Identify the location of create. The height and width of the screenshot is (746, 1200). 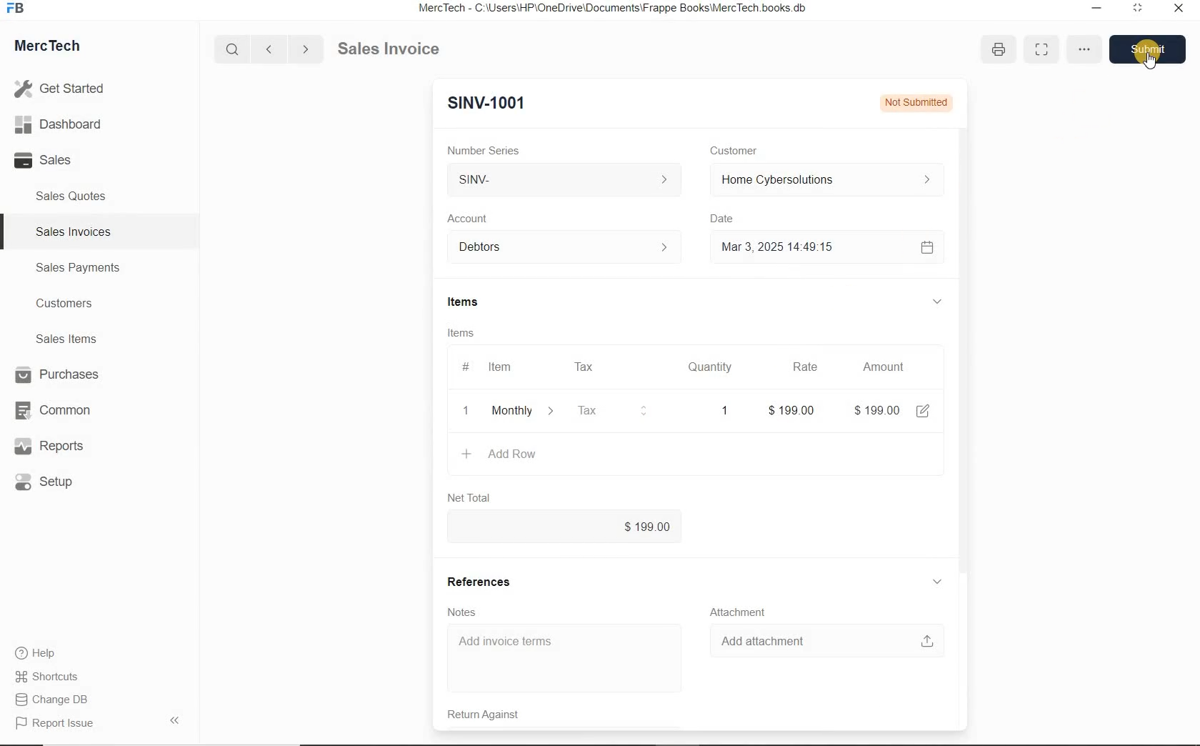
(546, 454).